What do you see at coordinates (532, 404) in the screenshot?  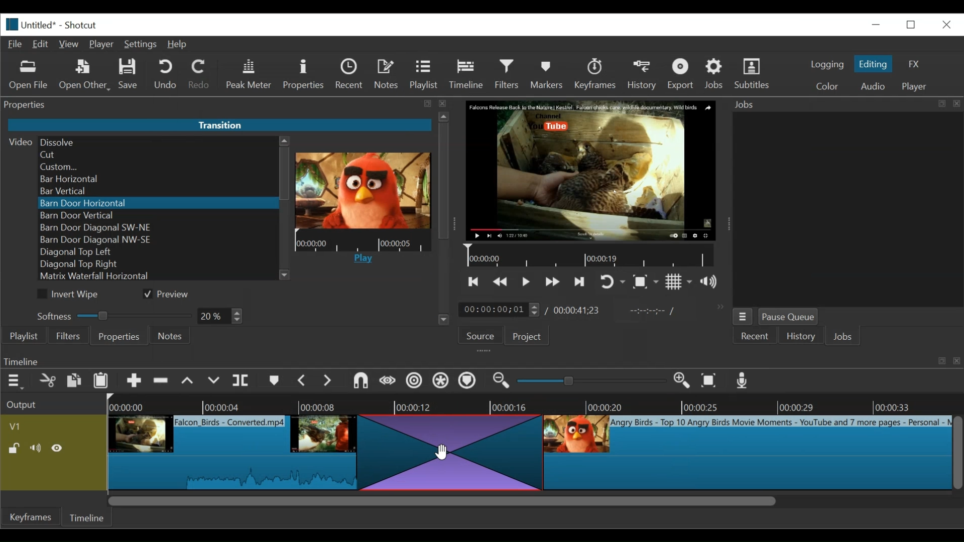 I see `Zoom Timeline` at bounding box center [532, 404].